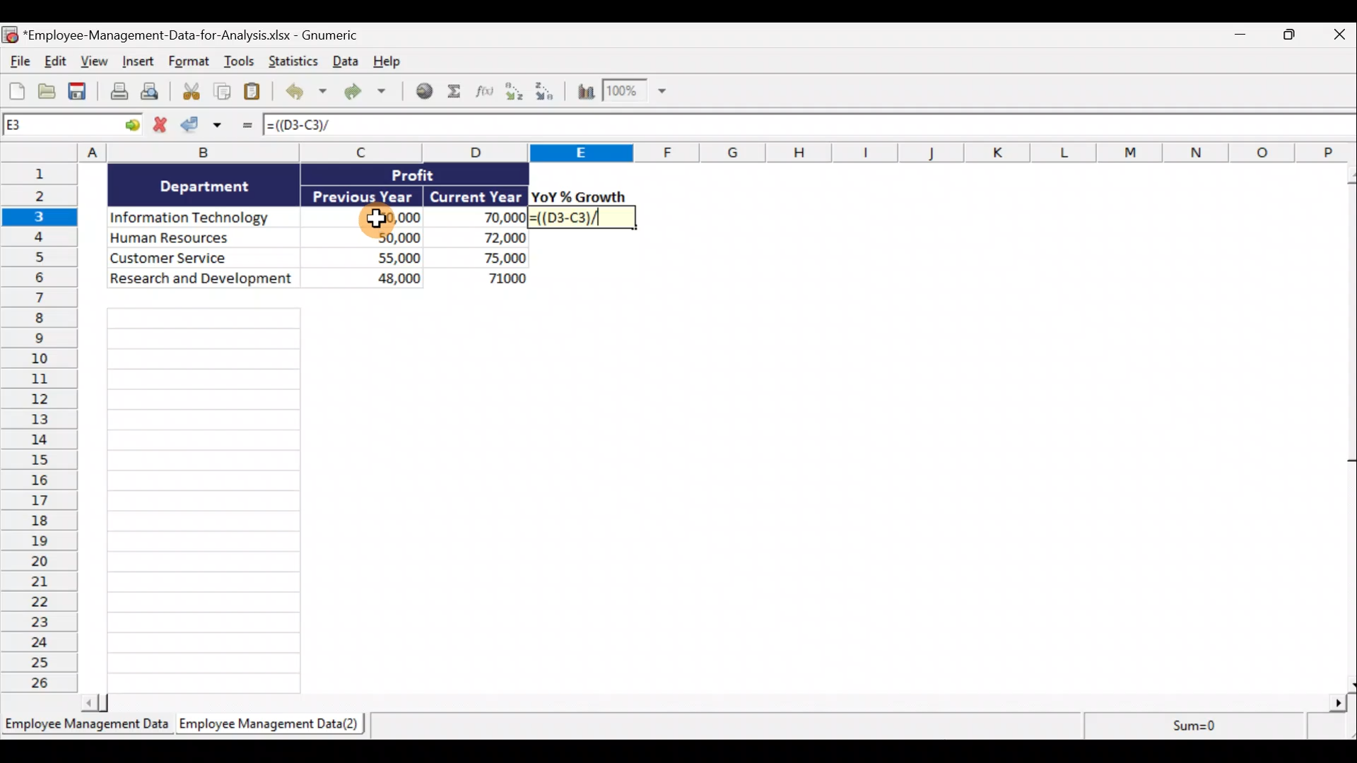 This screenshot has width=1357, height=763. What do you see at coordinates (584, 94) in the screenshot?
I see `Insert a chart` at bounding box center [584, 94].